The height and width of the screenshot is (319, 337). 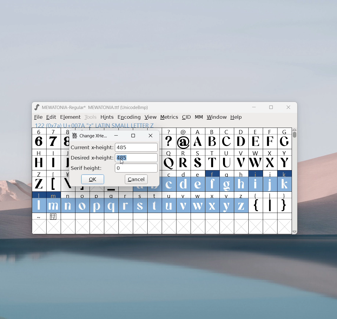 What do you see at coordinates (270, 203) in the screenshot?
I see `|` at bounding box center [270, 203].